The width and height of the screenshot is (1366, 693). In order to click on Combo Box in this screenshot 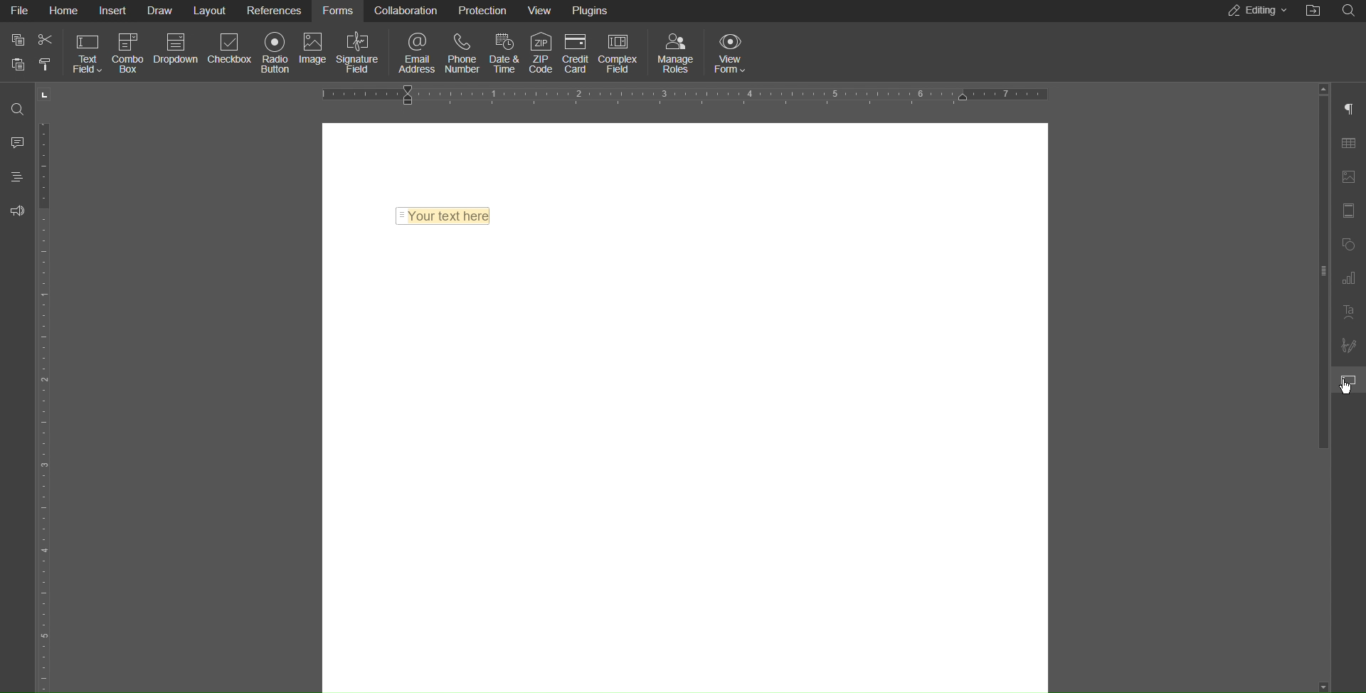, I will do `click(129, 53)`.